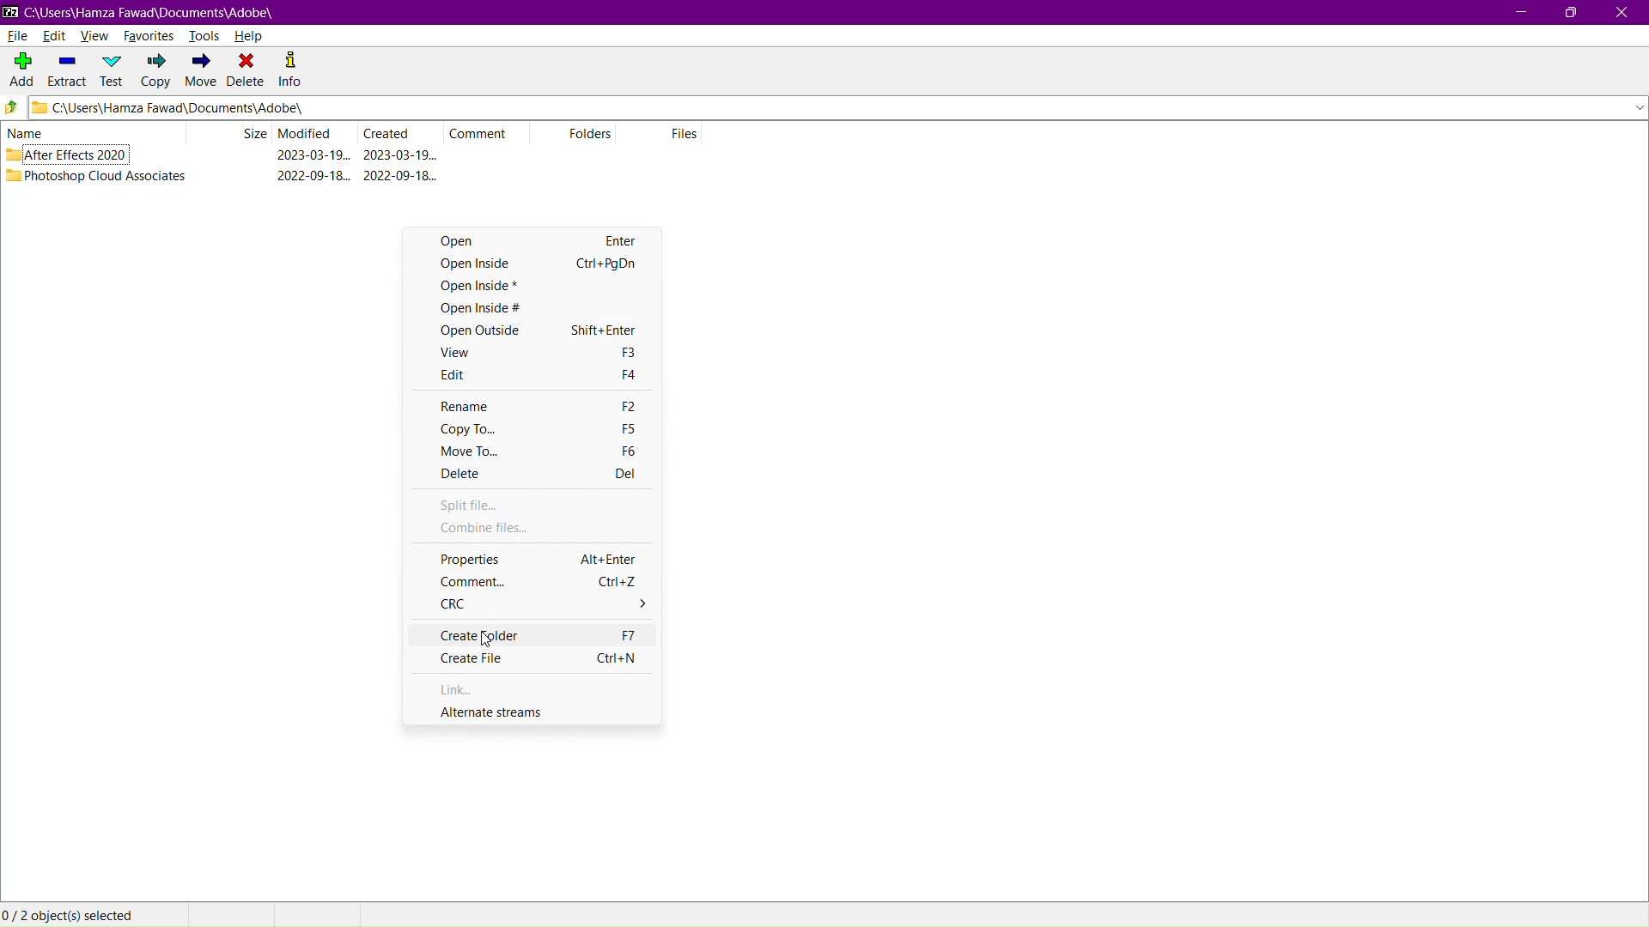 The height and width of the screenshot is (927, 1649). I want to click on Test, so click(111, 70).